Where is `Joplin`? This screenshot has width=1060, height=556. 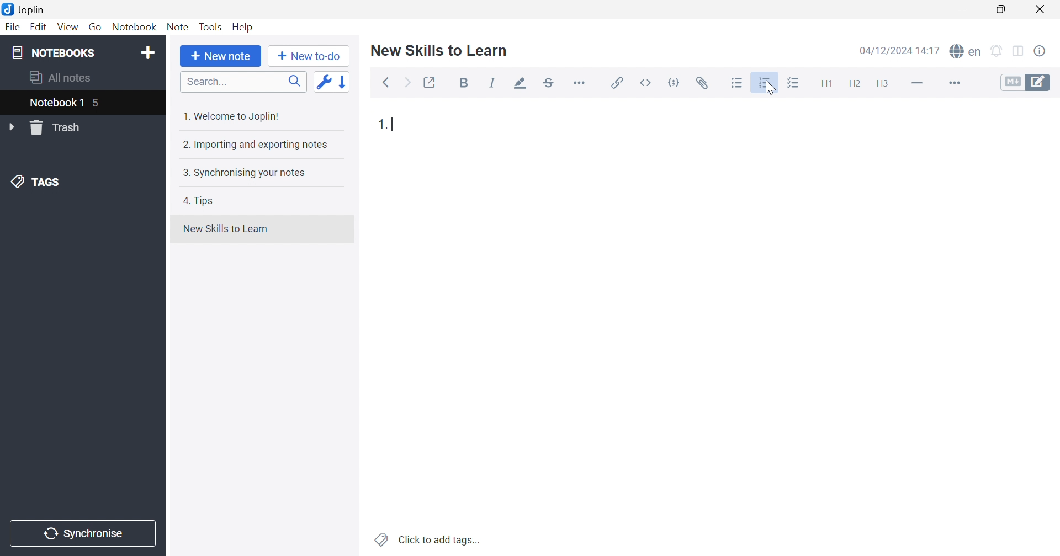 Joplin is located at coordinates (23, 8).